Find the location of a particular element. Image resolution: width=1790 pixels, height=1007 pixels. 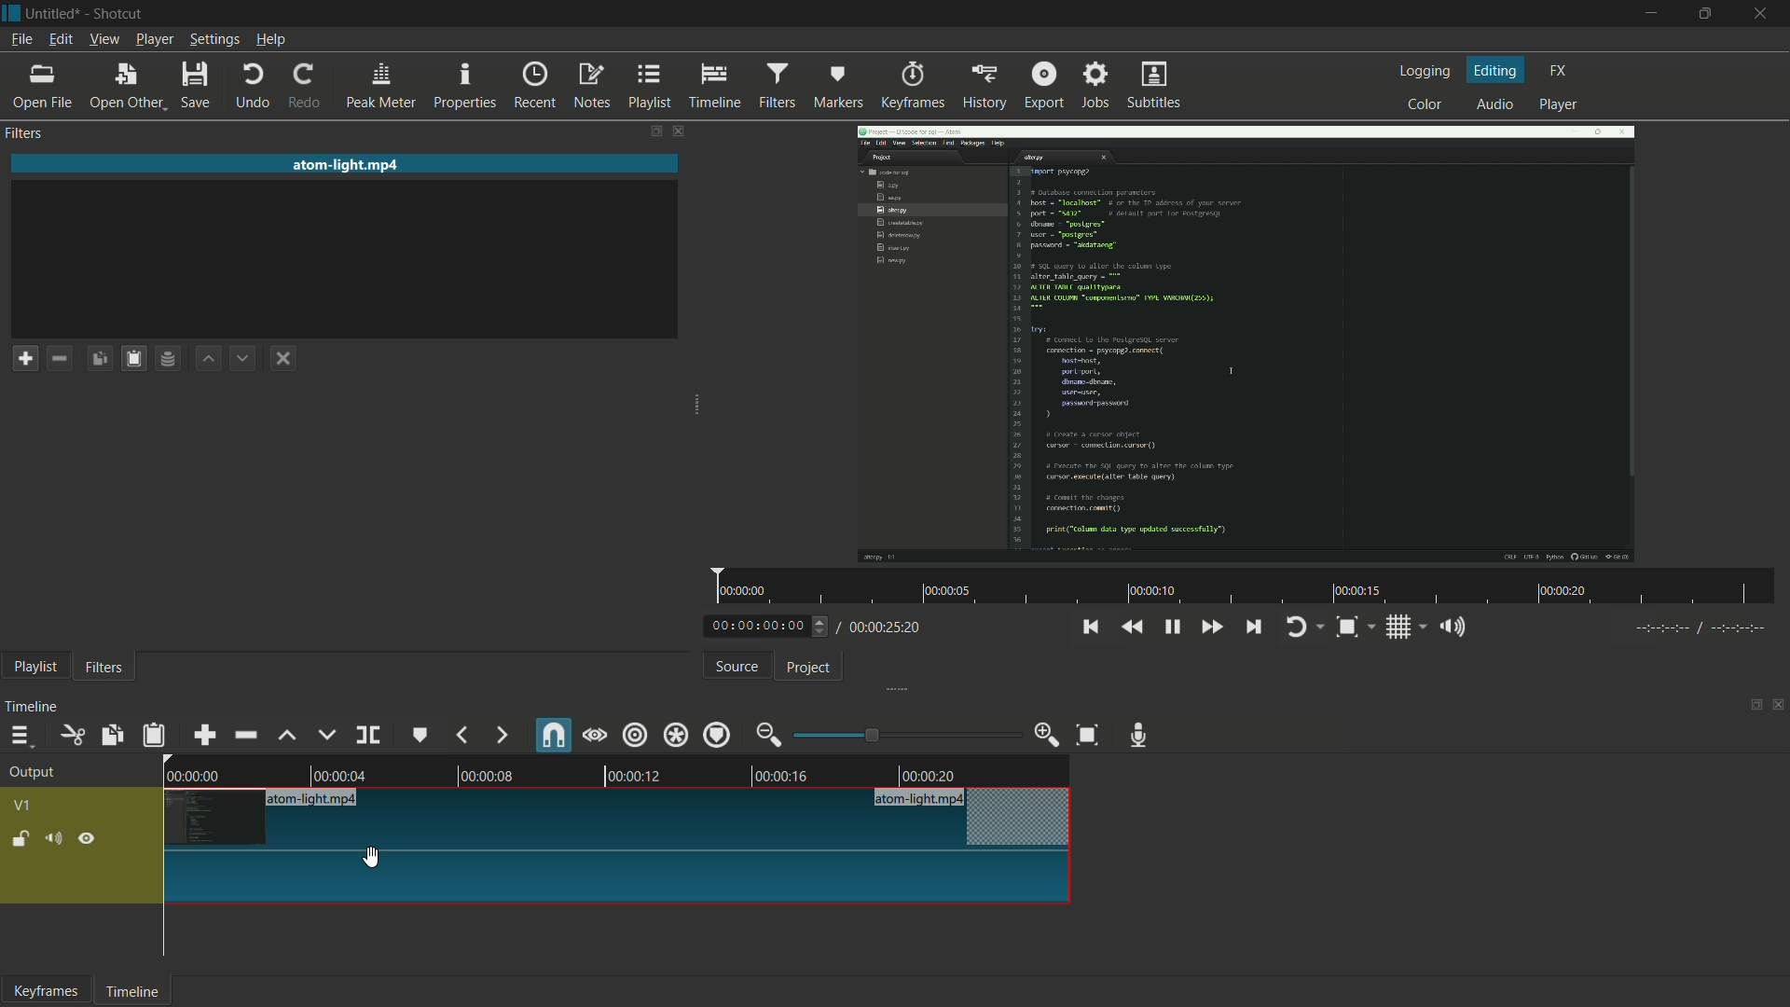

timeline is located at coordinates (715, 87).